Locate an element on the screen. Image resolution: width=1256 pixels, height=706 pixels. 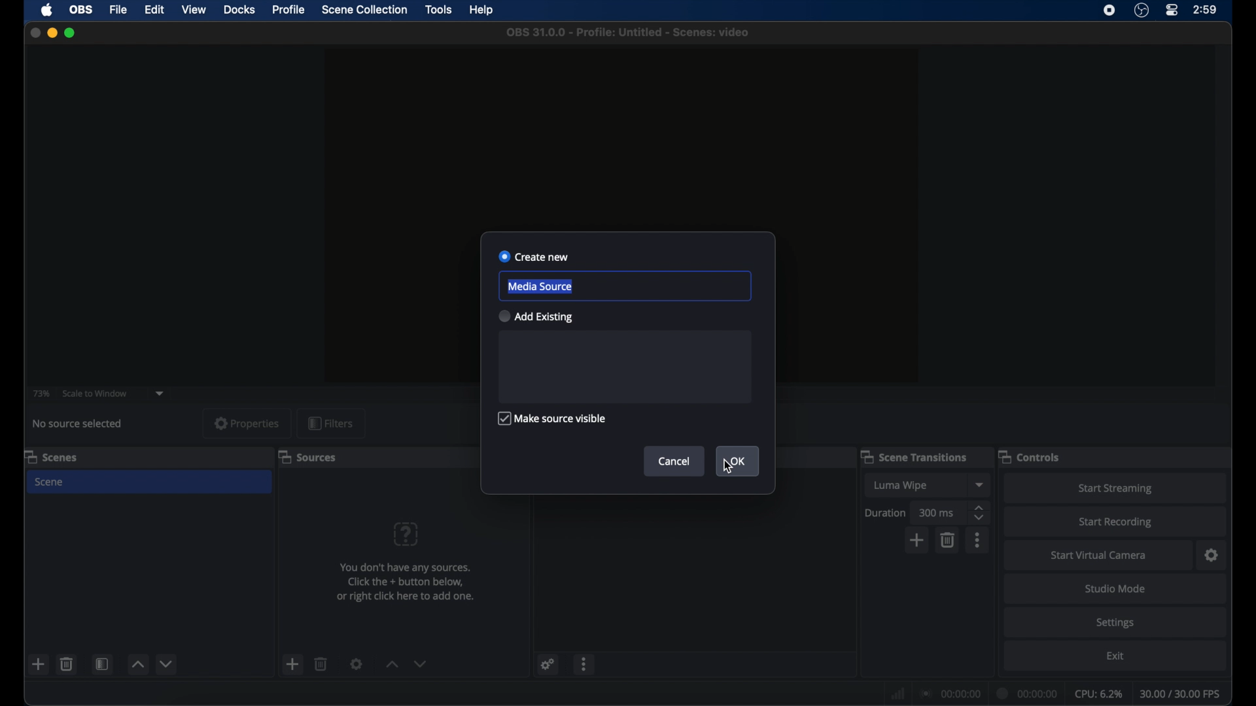
start virtual camera is located at coordinates (1099, 556).